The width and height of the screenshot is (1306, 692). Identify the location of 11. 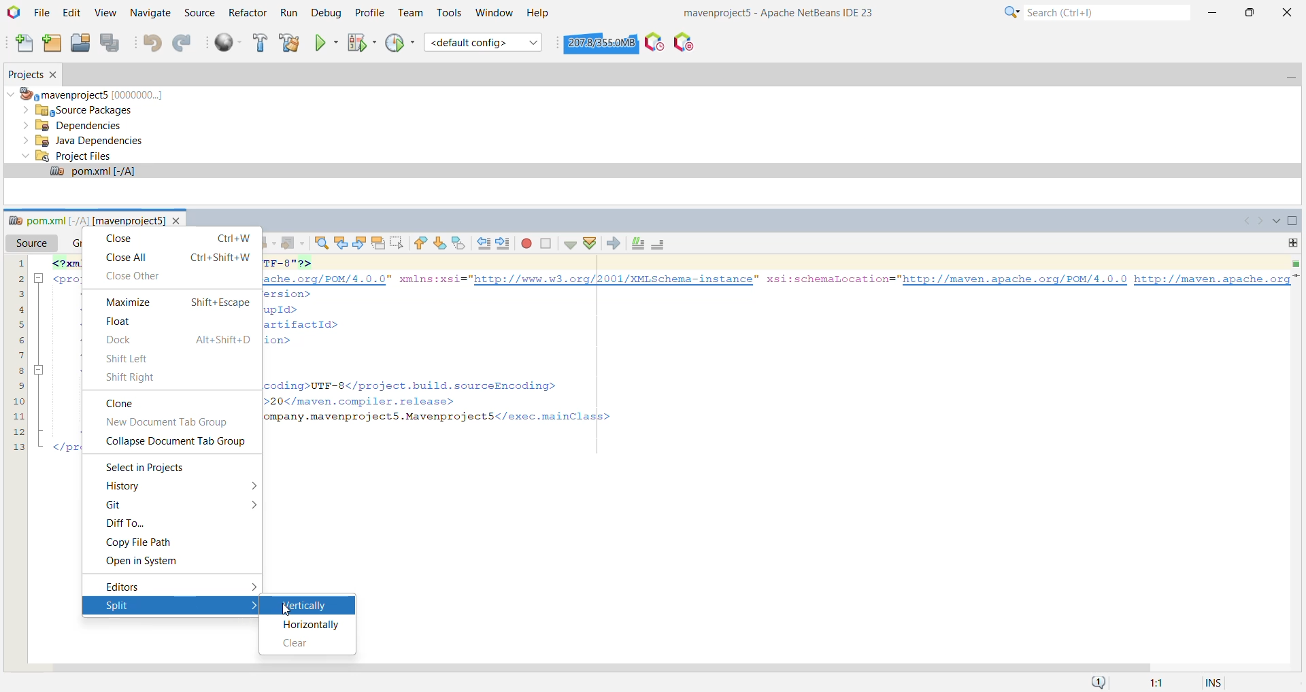
(19, 415).